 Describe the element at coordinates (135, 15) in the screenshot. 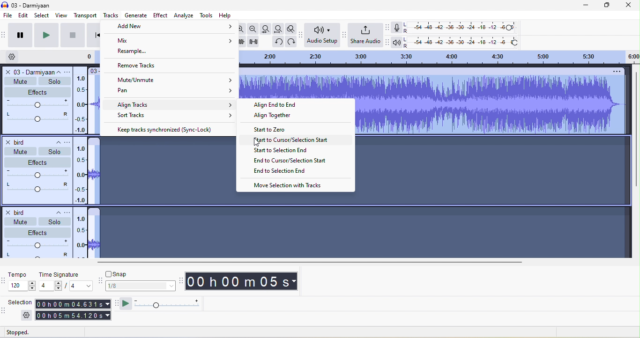

I see `generate` at that location.